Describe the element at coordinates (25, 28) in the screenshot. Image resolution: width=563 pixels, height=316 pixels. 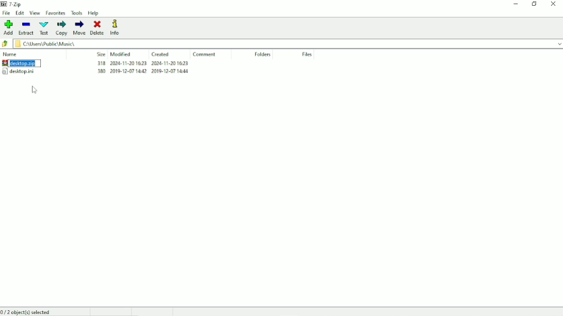
I see `Extract` at that location.